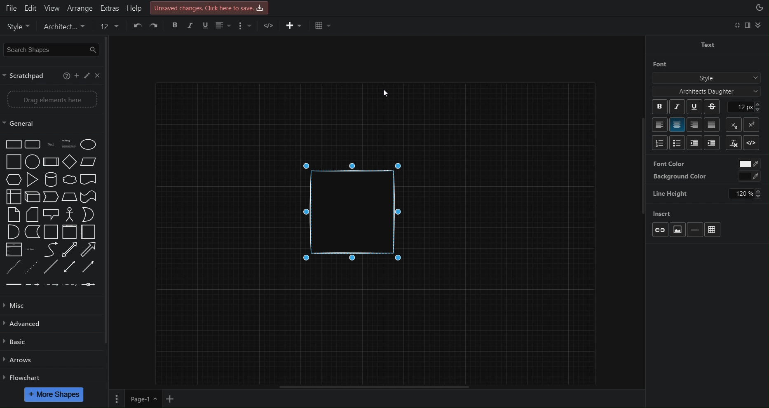 The width and height of the screenshot is (769, 408). I want to click on cursor, so click(389, 90).